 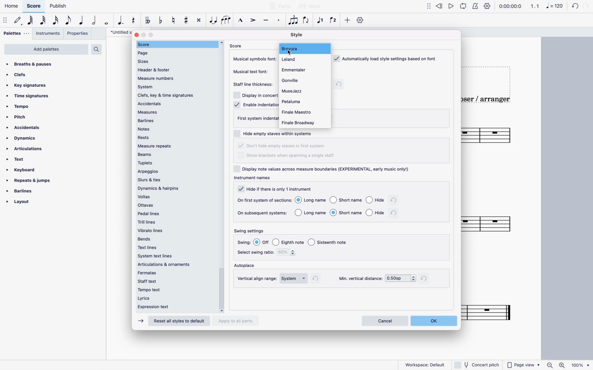 What do you see at coordinates (151, 35) in the screenshot?
I see `maximize` at bounding box center [151, 35].